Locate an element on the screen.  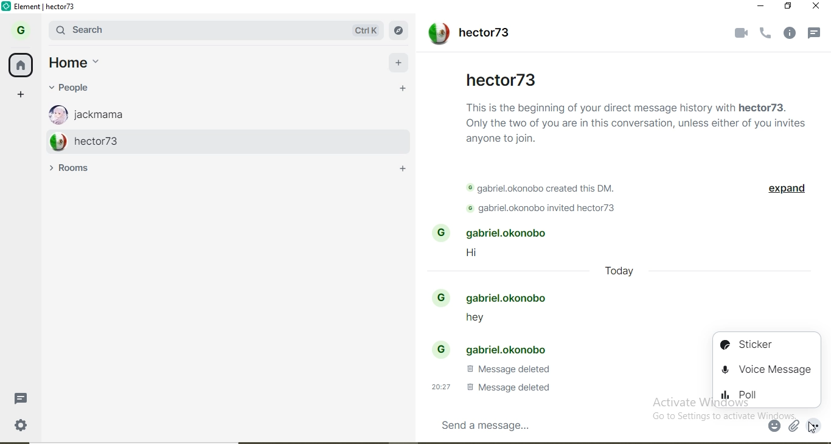
add is located at coordinates (400, 60).